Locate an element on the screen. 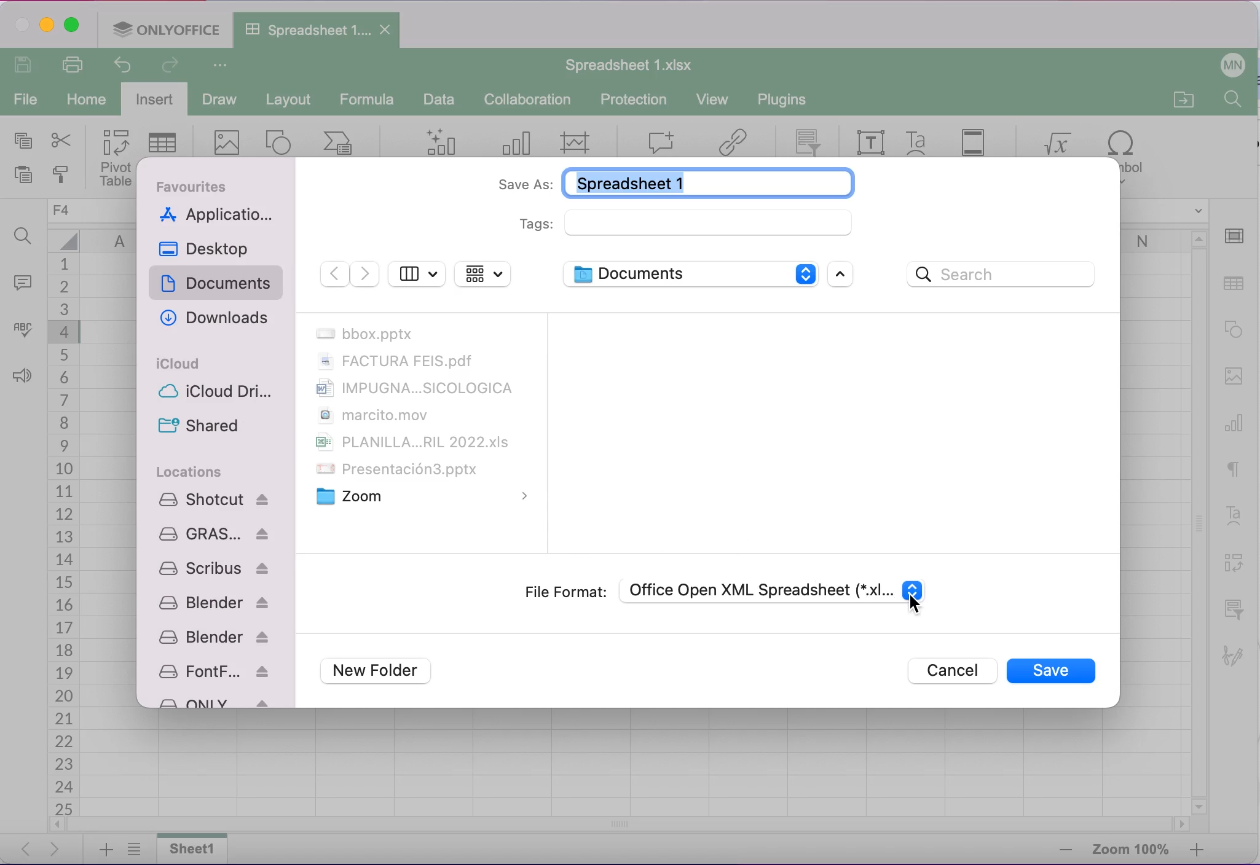 This screenshot has height=865, width=1260. shared is located at coordinates (199, 426).